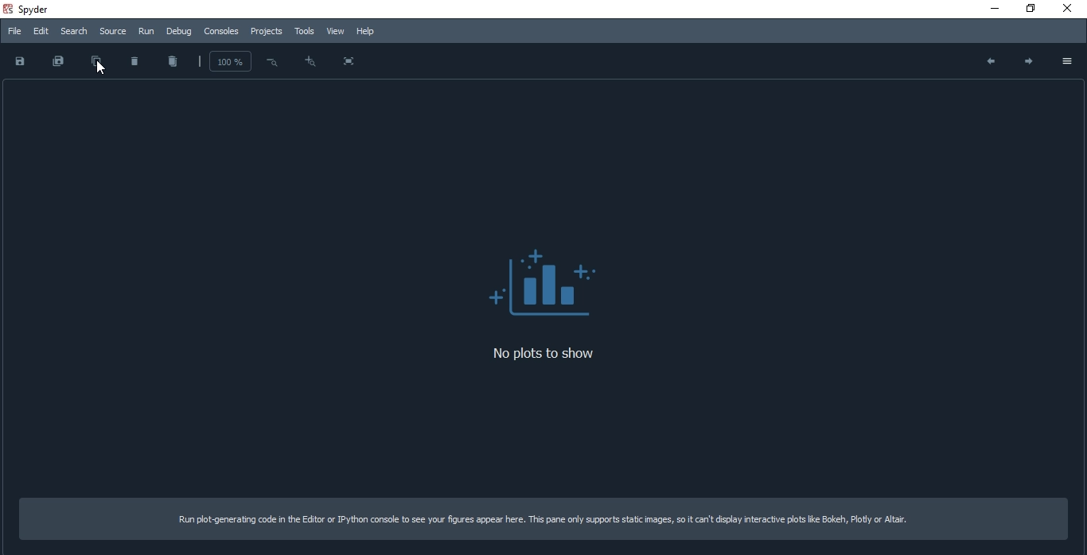 This screenshot has height=555, width=1087. What do you see at coordinates (172, 60) in the screenshot?
I see `delete all` at bounding box center [172, 60].